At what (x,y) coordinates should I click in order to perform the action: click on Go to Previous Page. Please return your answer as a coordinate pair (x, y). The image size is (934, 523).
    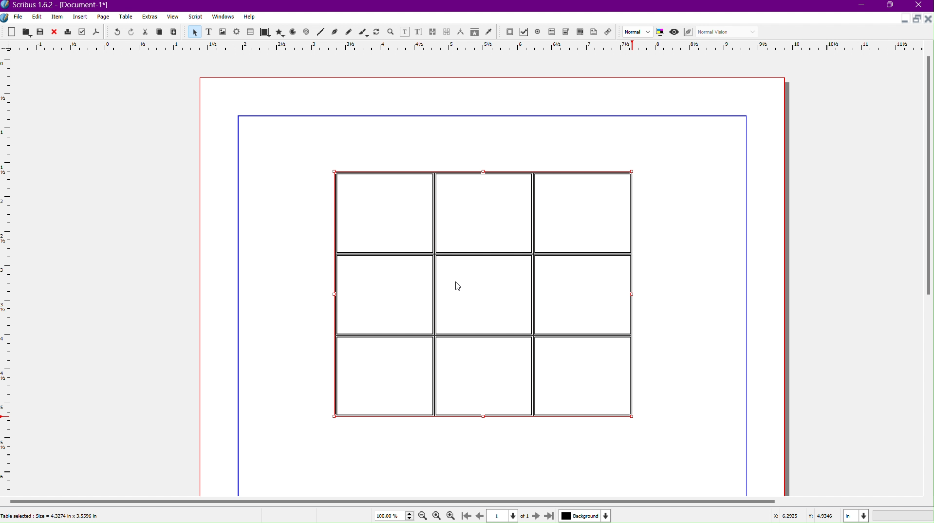
    Looking at the image, I should click on (479, 514).